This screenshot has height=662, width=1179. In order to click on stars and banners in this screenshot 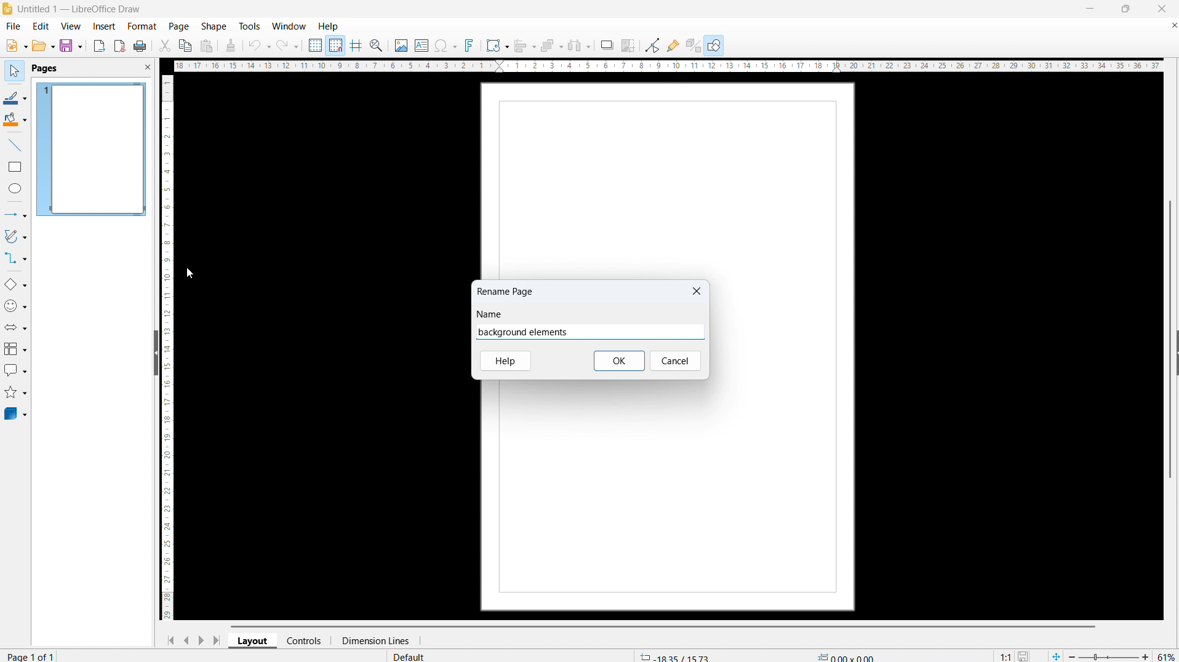, I will do `click(16, 394)`.